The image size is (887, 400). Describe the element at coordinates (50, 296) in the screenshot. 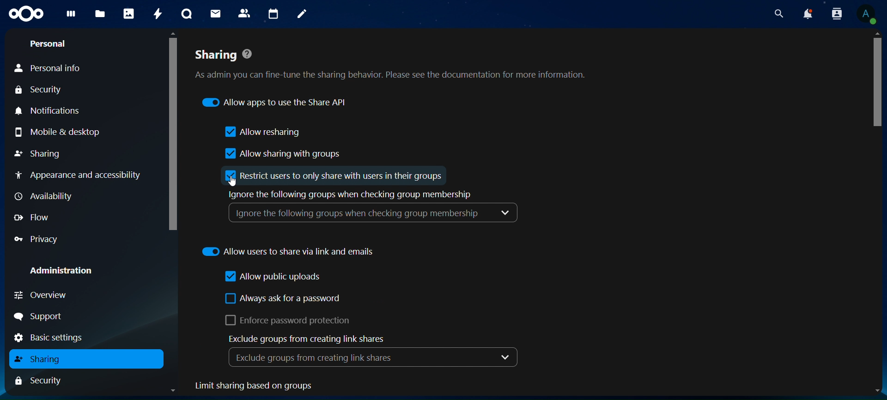

I see `overview` at that location.